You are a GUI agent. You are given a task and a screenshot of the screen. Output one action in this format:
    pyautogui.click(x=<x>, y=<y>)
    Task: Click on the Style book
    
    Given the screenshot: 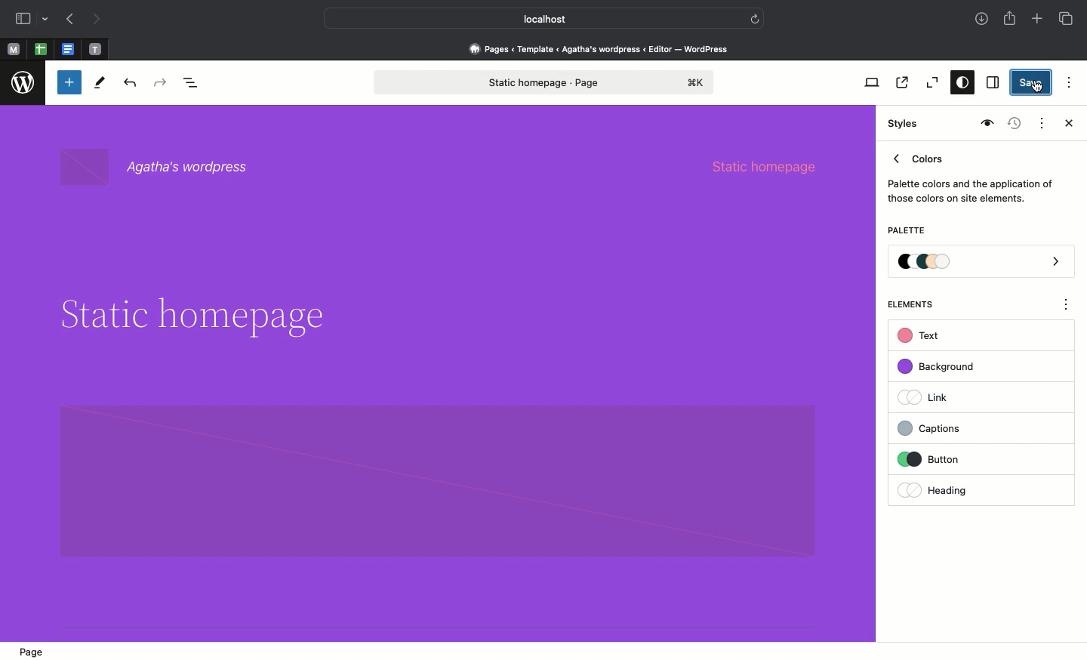 What is the action you would take?
    pyautogui.click(x=985, y=124)
    